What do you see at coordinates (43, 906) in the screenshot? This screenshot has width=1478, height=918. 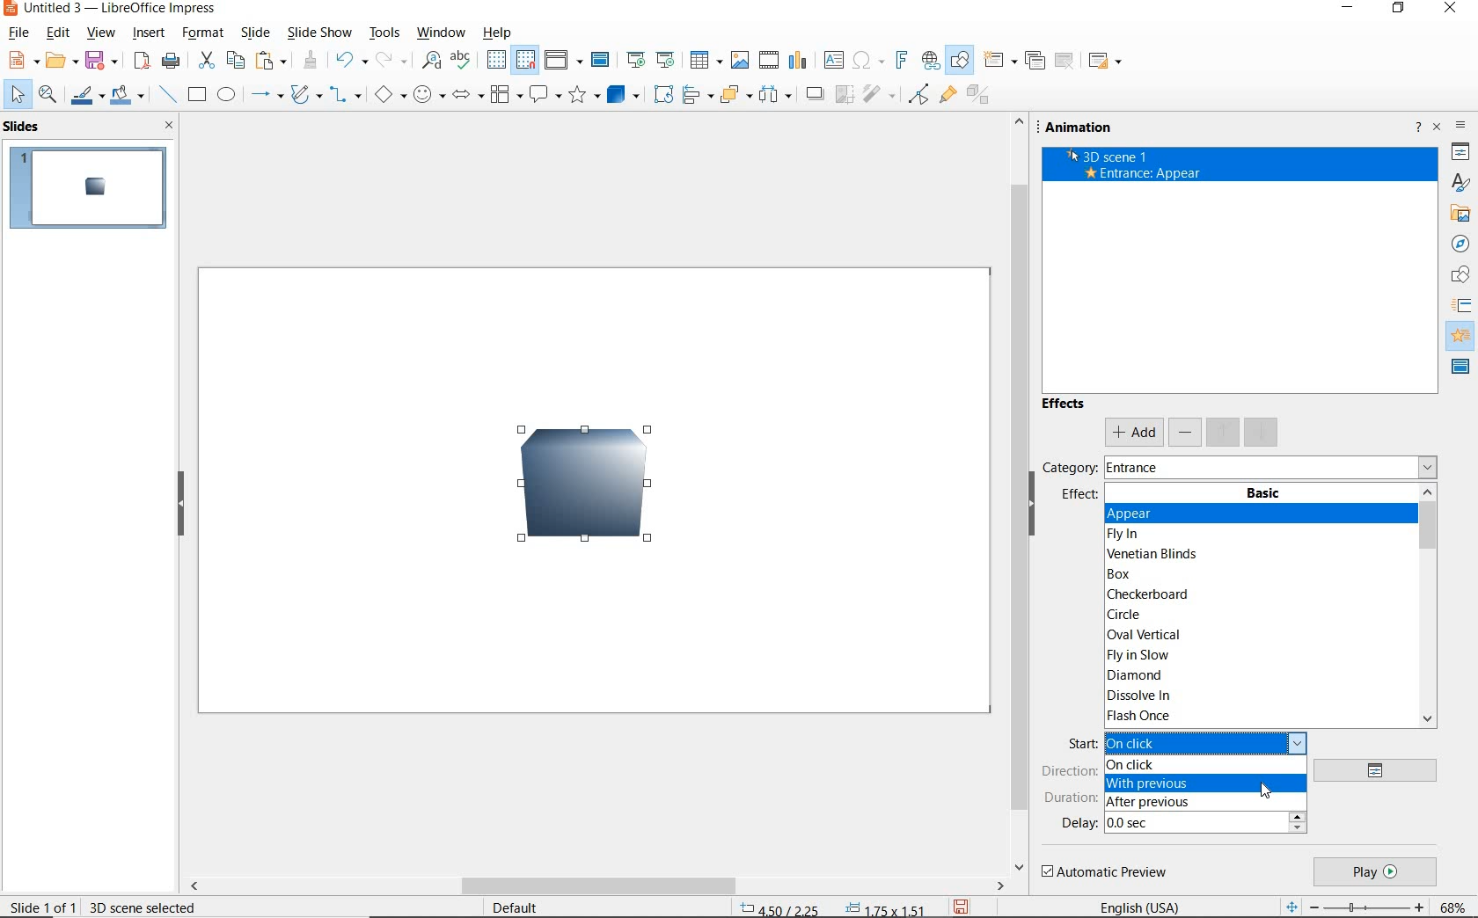 I see `slide 1 of 1` at bounding box center [43, 906].